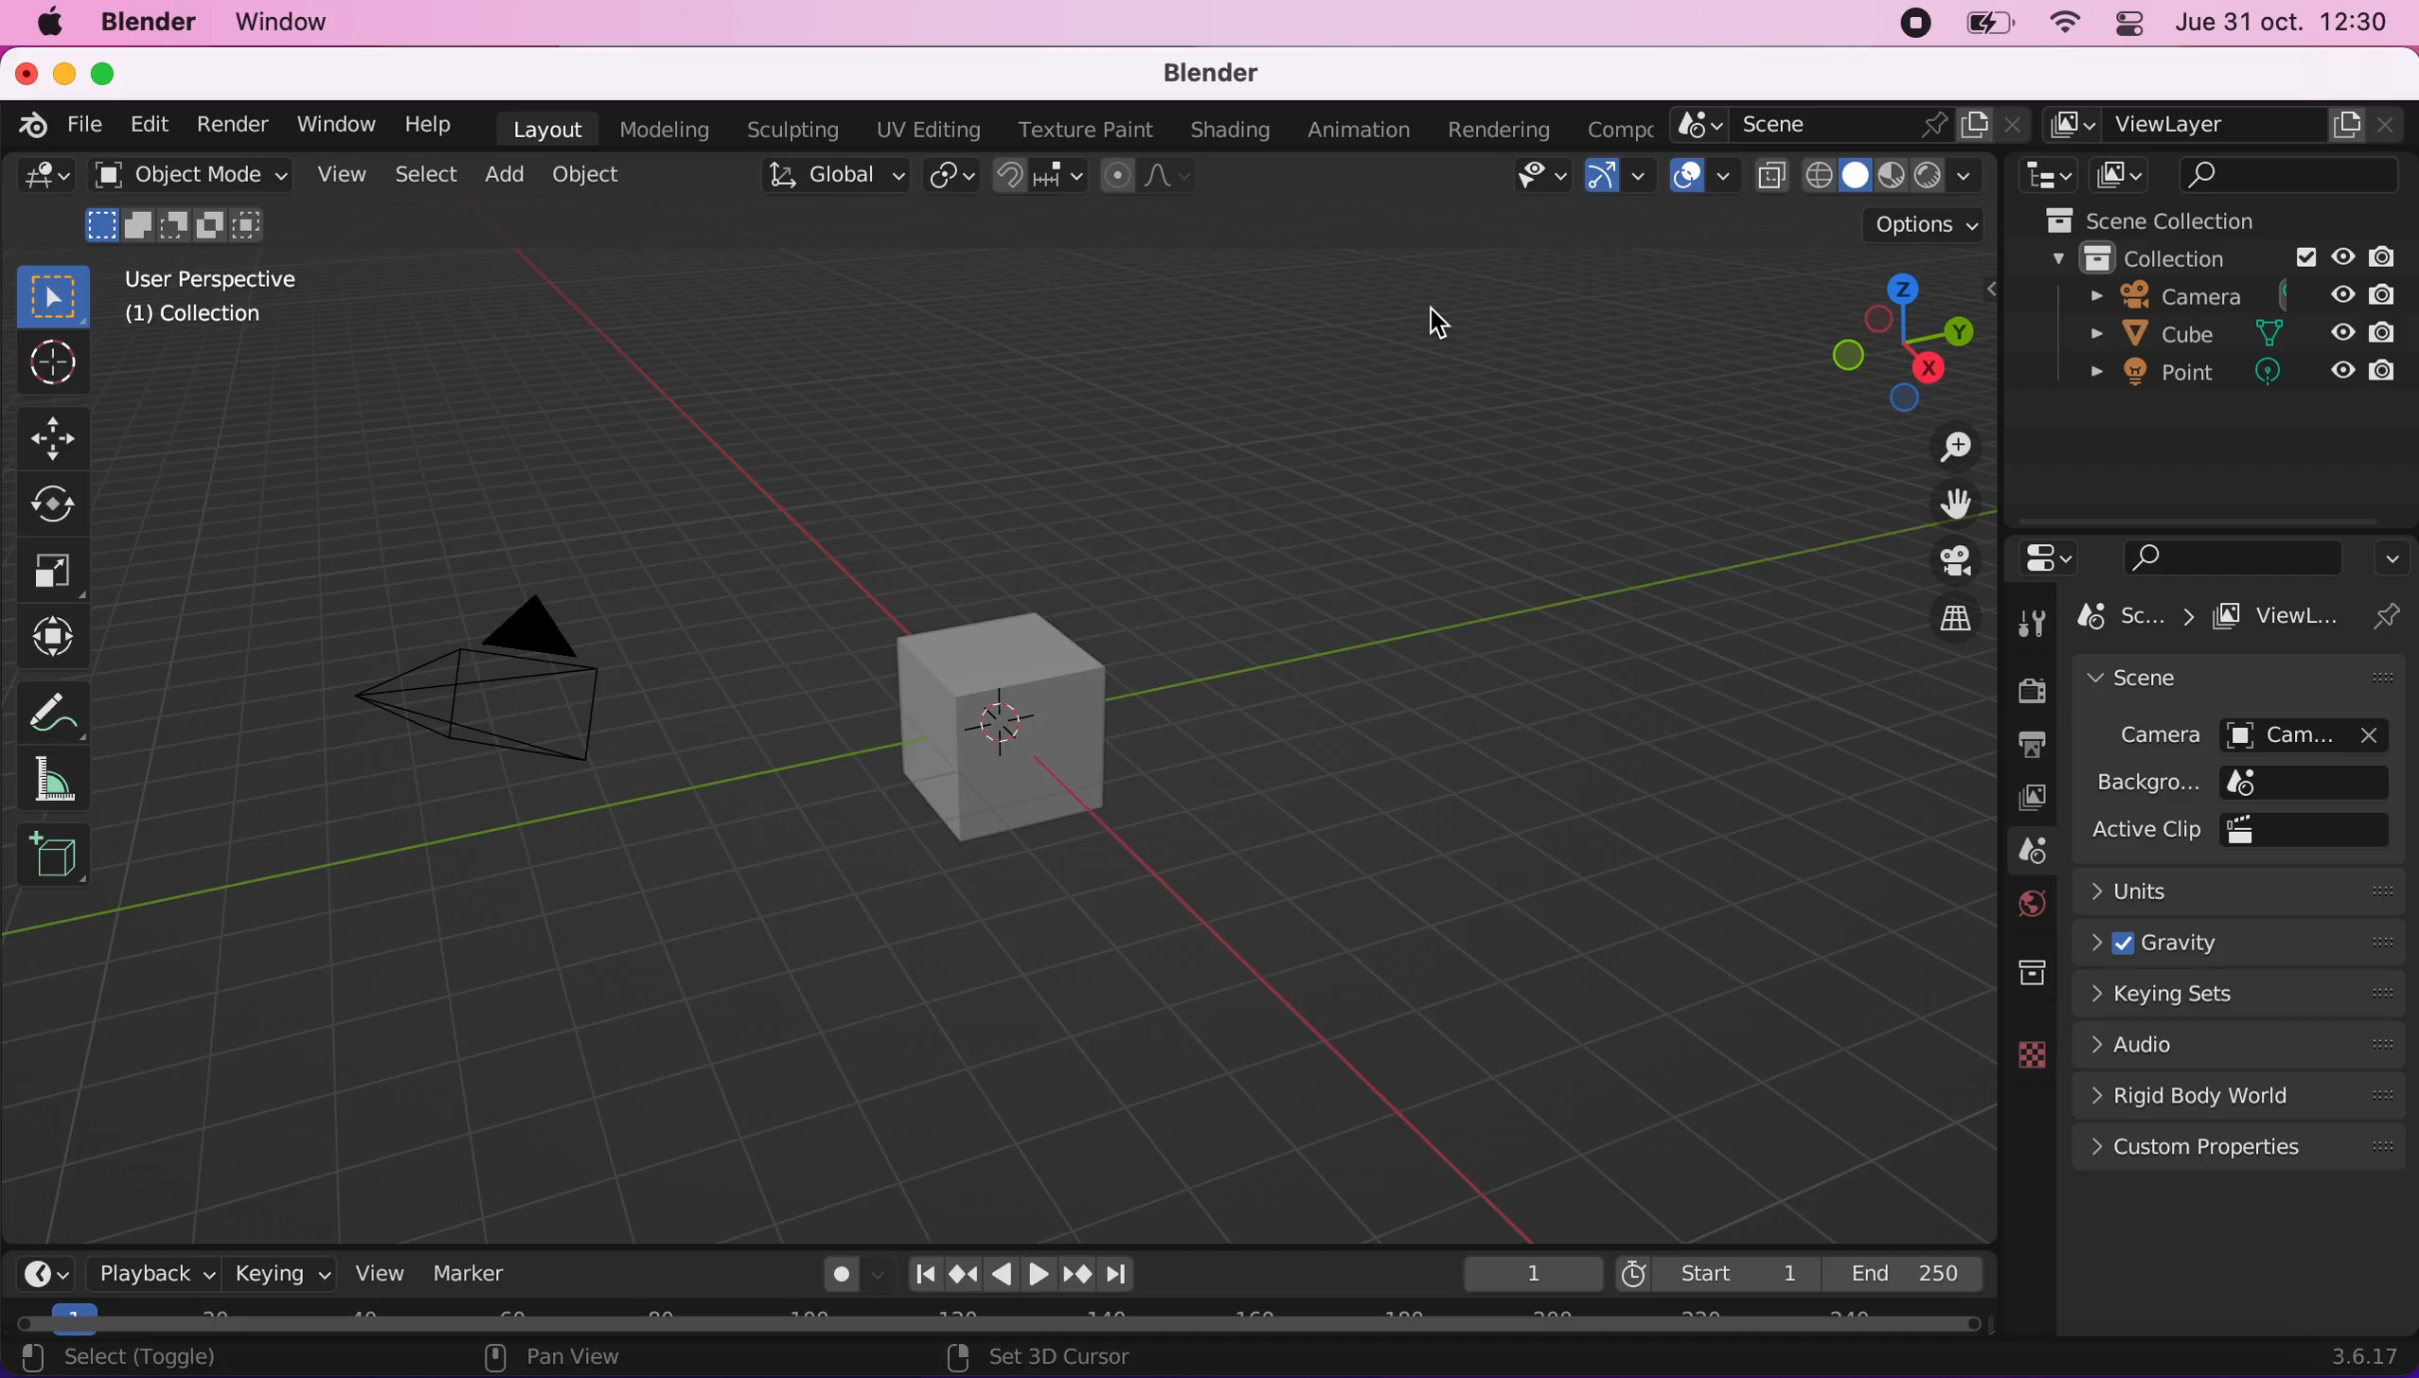 The height and width of the screenshot is (1378, 2419). What do you see at coordinates (605, 178) in the screenshot?
I see `object` at bounding box center [605, 178].